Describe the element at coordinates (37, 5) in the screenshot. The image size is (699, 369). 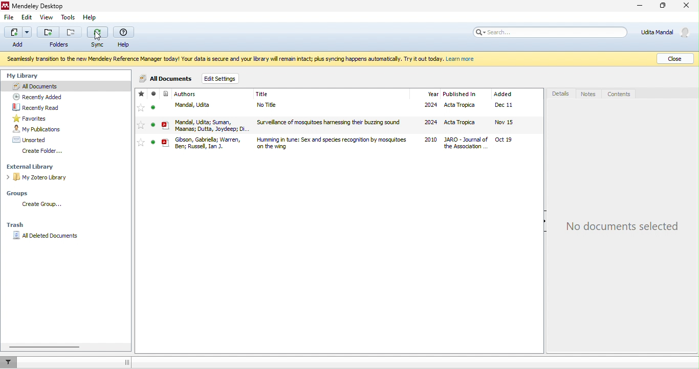
I see `mendeley desktop` at that location.